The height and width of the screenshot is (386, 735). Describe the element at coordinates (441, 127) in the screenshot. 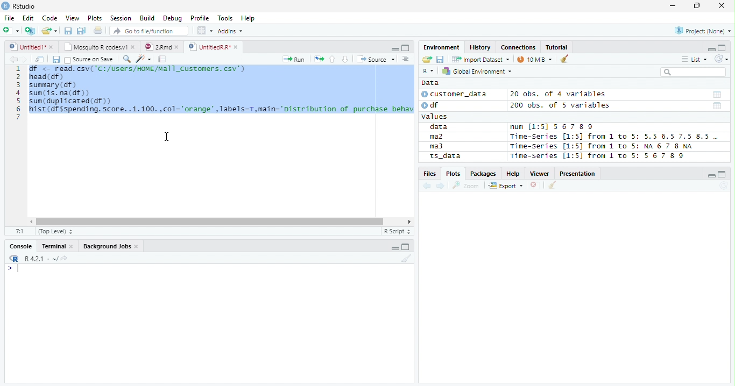

I see `data` at that location.